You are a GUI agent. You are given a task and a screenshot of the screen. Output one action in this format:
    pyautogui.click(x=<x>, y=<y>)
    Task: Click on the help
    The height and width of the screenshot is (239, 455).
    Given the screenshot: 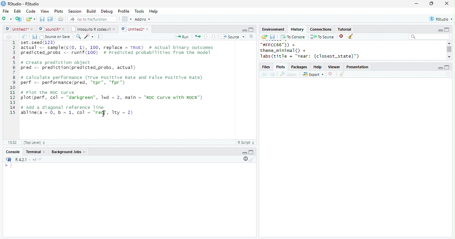 What is the action you would take?
    pyautogui.click(x=318, y=67)
    